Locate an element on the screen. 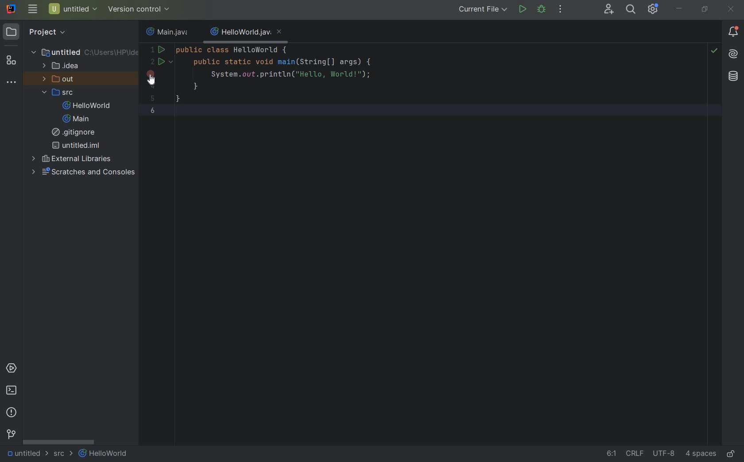 The height and width of the screenshot is (462, 744). minimize is located at coordinates (679, 9).